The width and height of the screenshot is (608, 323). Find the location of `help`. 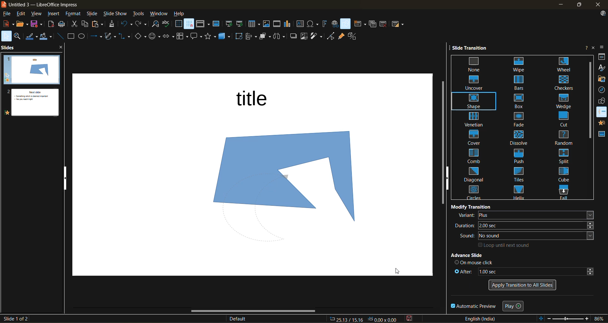

help is located at coordinates (183, 13).